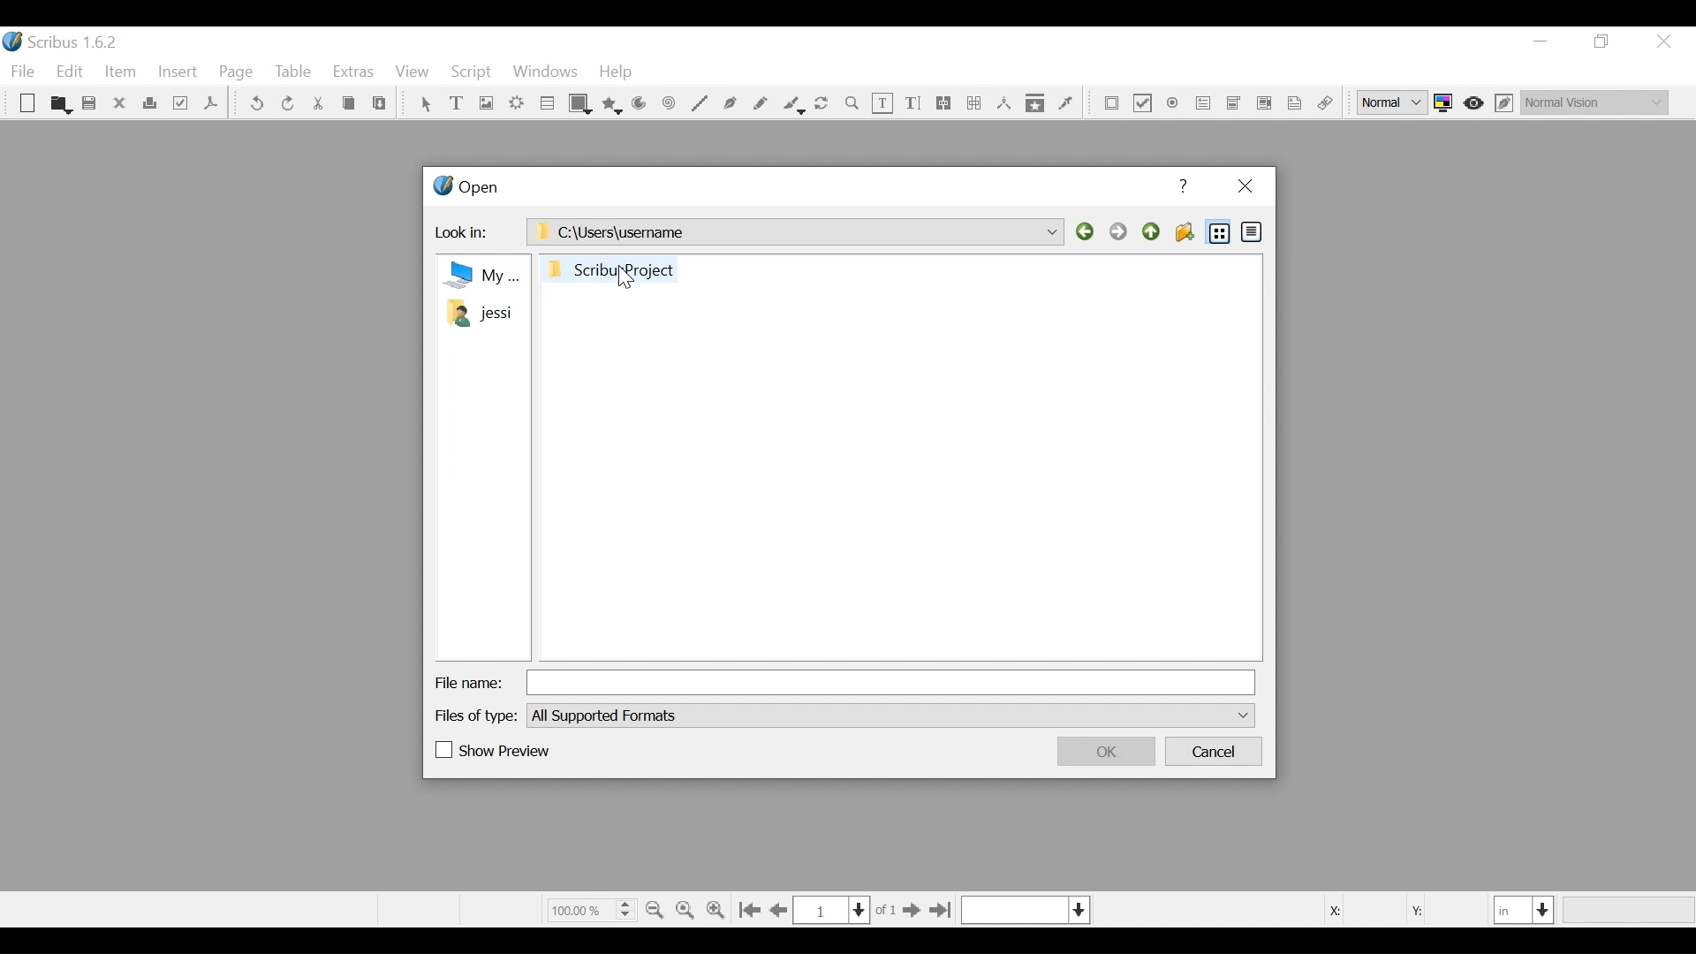  I want to click on Render, so click(517, 105).